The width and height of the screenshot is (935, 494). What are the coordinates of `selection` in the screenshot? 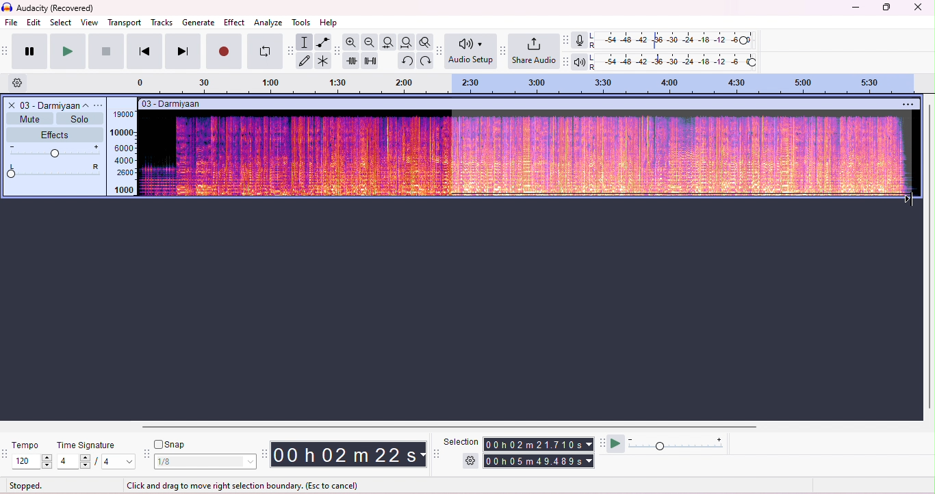 It's located at (305, 42).